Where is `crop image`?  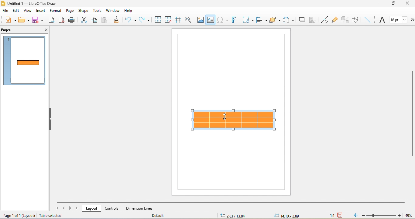 crop image is located at coordinates (313, 20).